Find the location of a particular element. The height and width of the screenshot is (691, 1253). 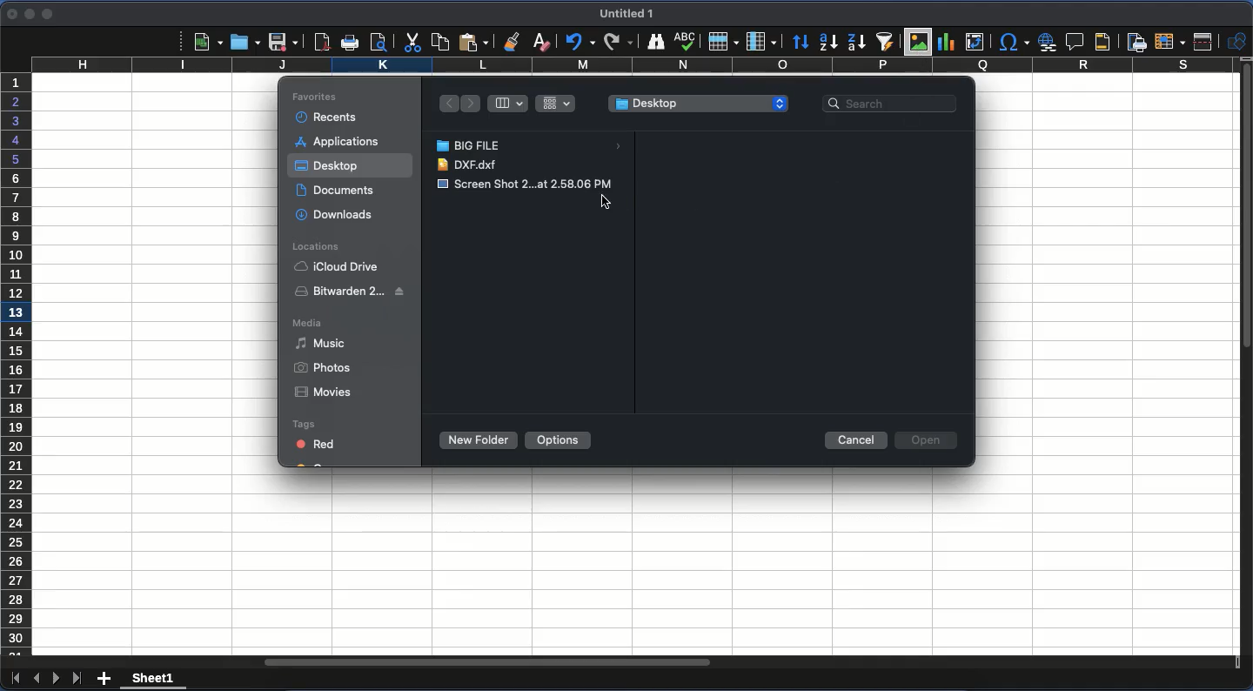

row is located at coordinates (721, 43).